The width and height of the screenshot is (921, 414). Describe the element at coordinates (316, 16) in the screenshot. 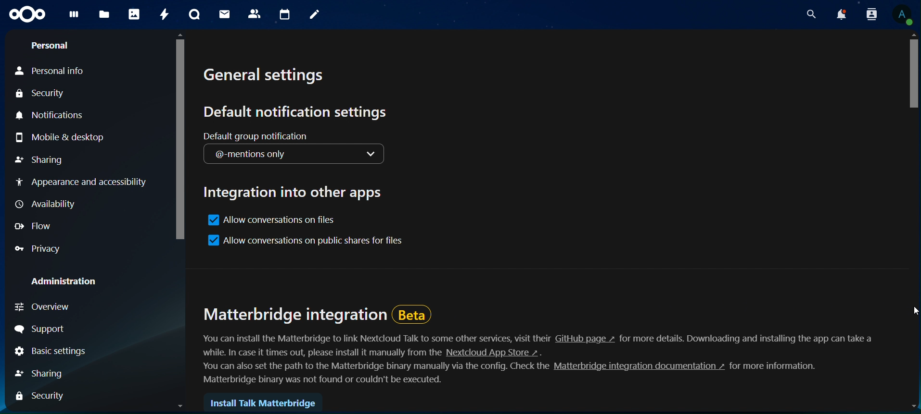

I see `notes` at that location.